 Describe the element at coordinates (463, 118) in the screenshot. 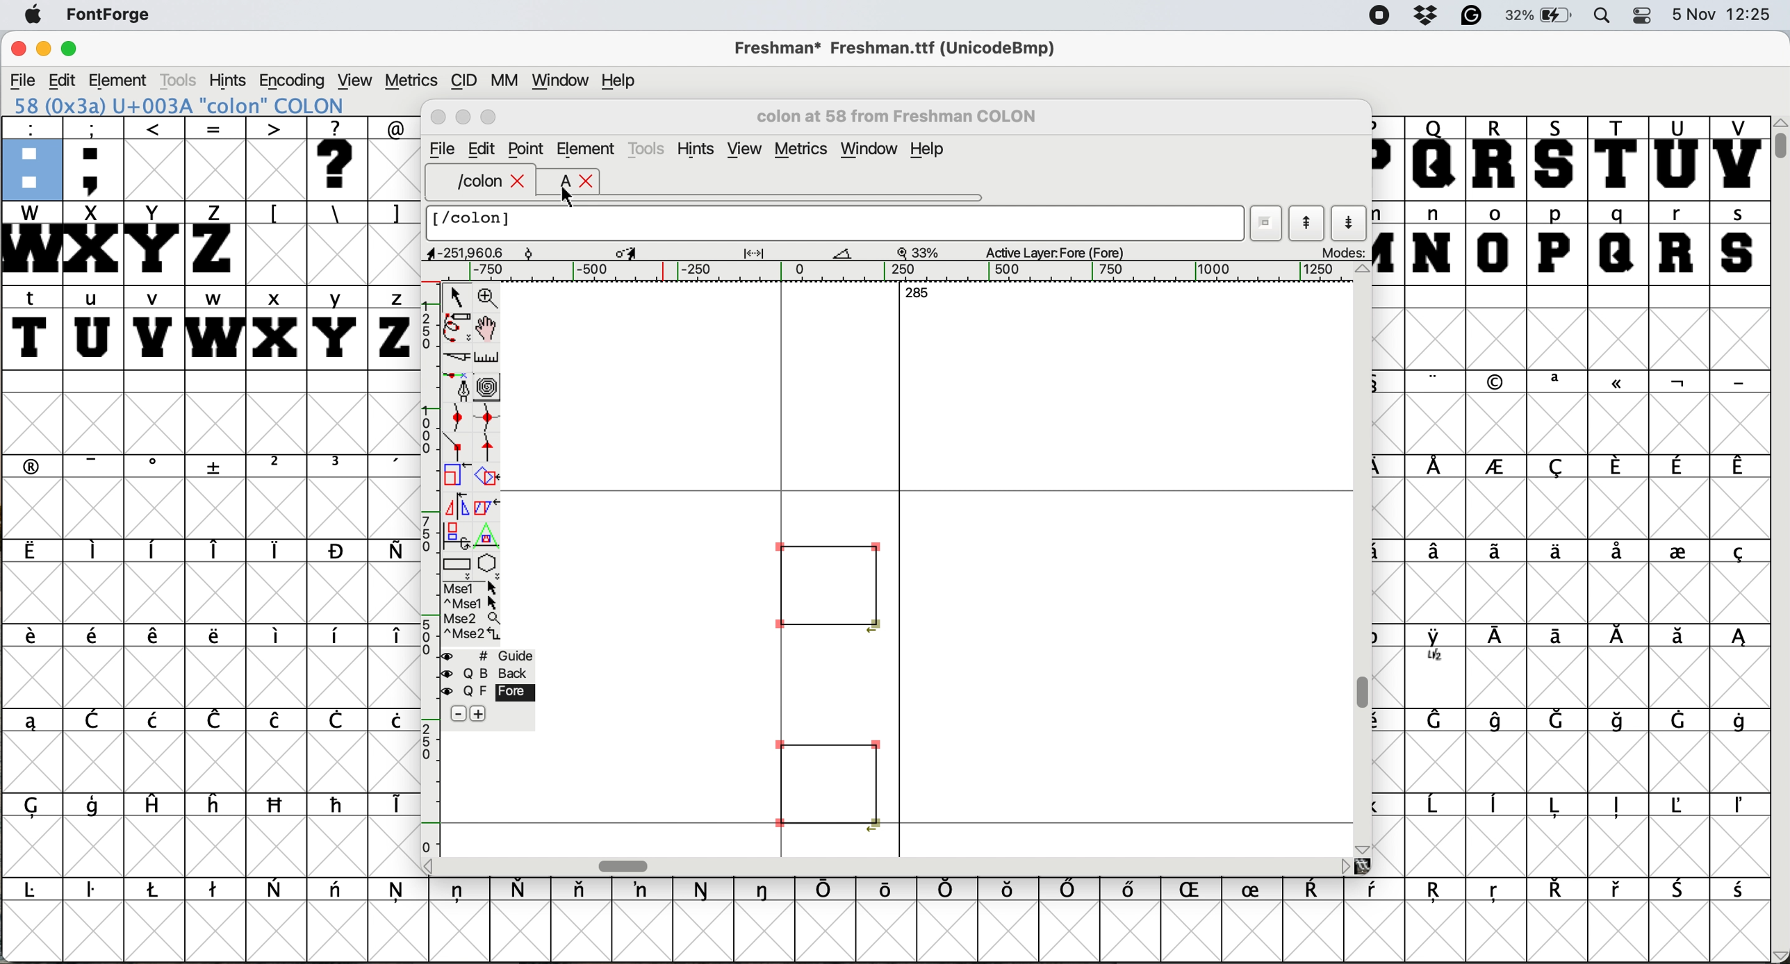

I see `minimise` at that location.